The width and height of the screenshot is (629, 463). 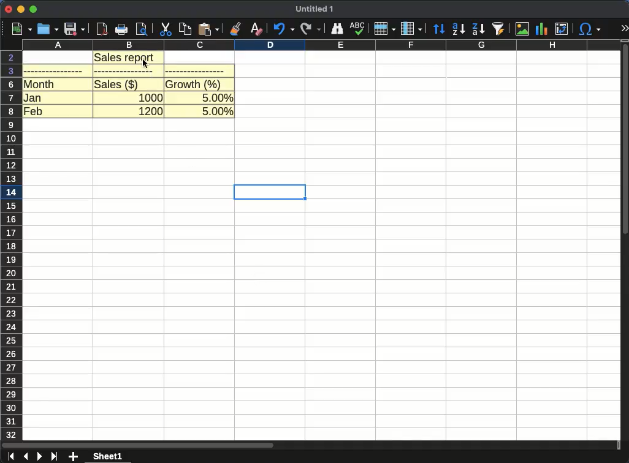 What do you see at coordinates (411, 29) in the screenshot?
I see `column` at bounding box center [411, 29].